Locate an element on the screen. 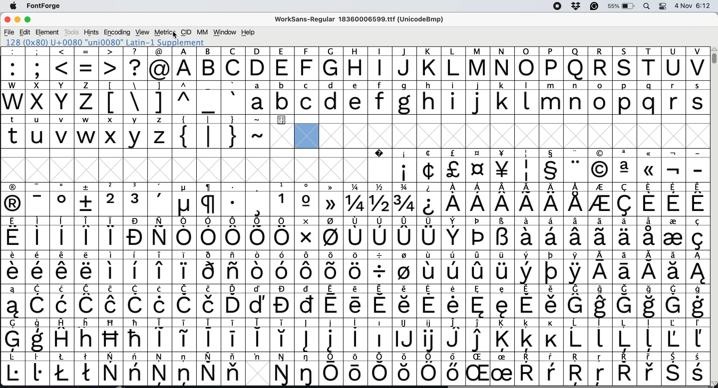 The height and width of the screenshot is (388, 718). Close is located at coordinates (7, 18).